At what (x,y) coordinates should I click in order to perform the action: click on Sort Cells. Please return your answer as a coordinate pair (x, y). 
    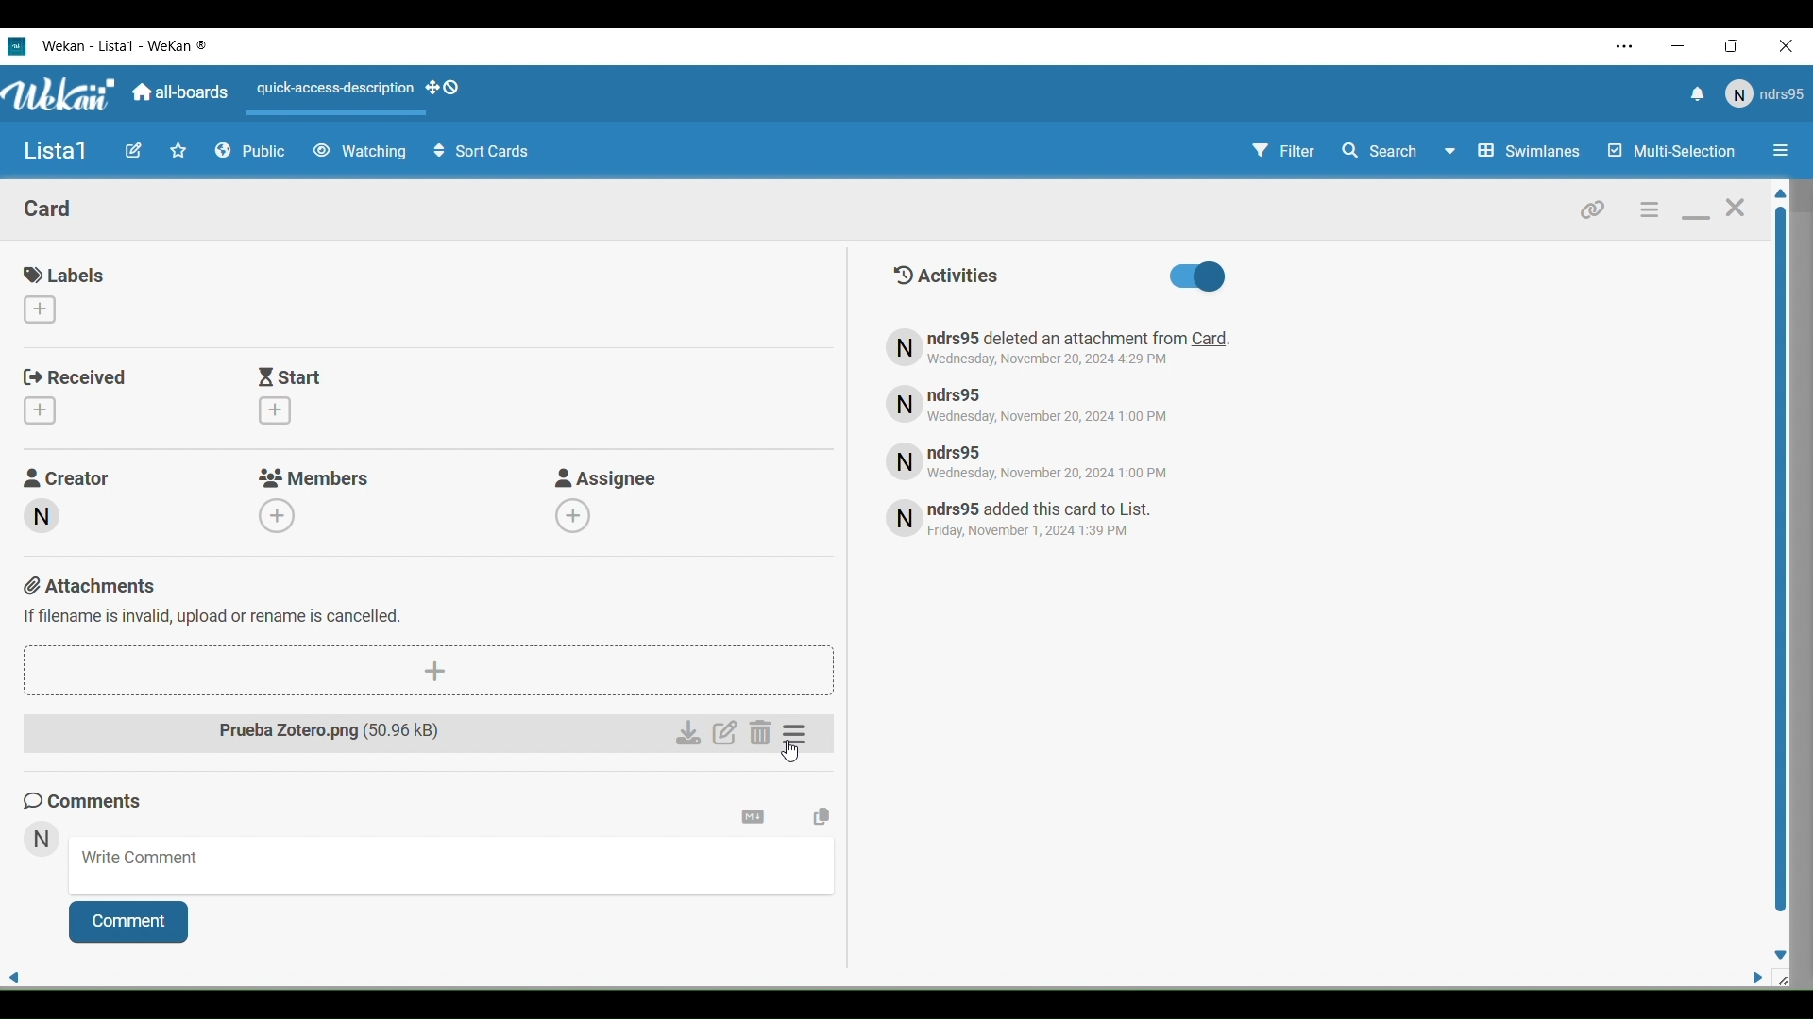
    Looking at the image, I should click on (482, 152).